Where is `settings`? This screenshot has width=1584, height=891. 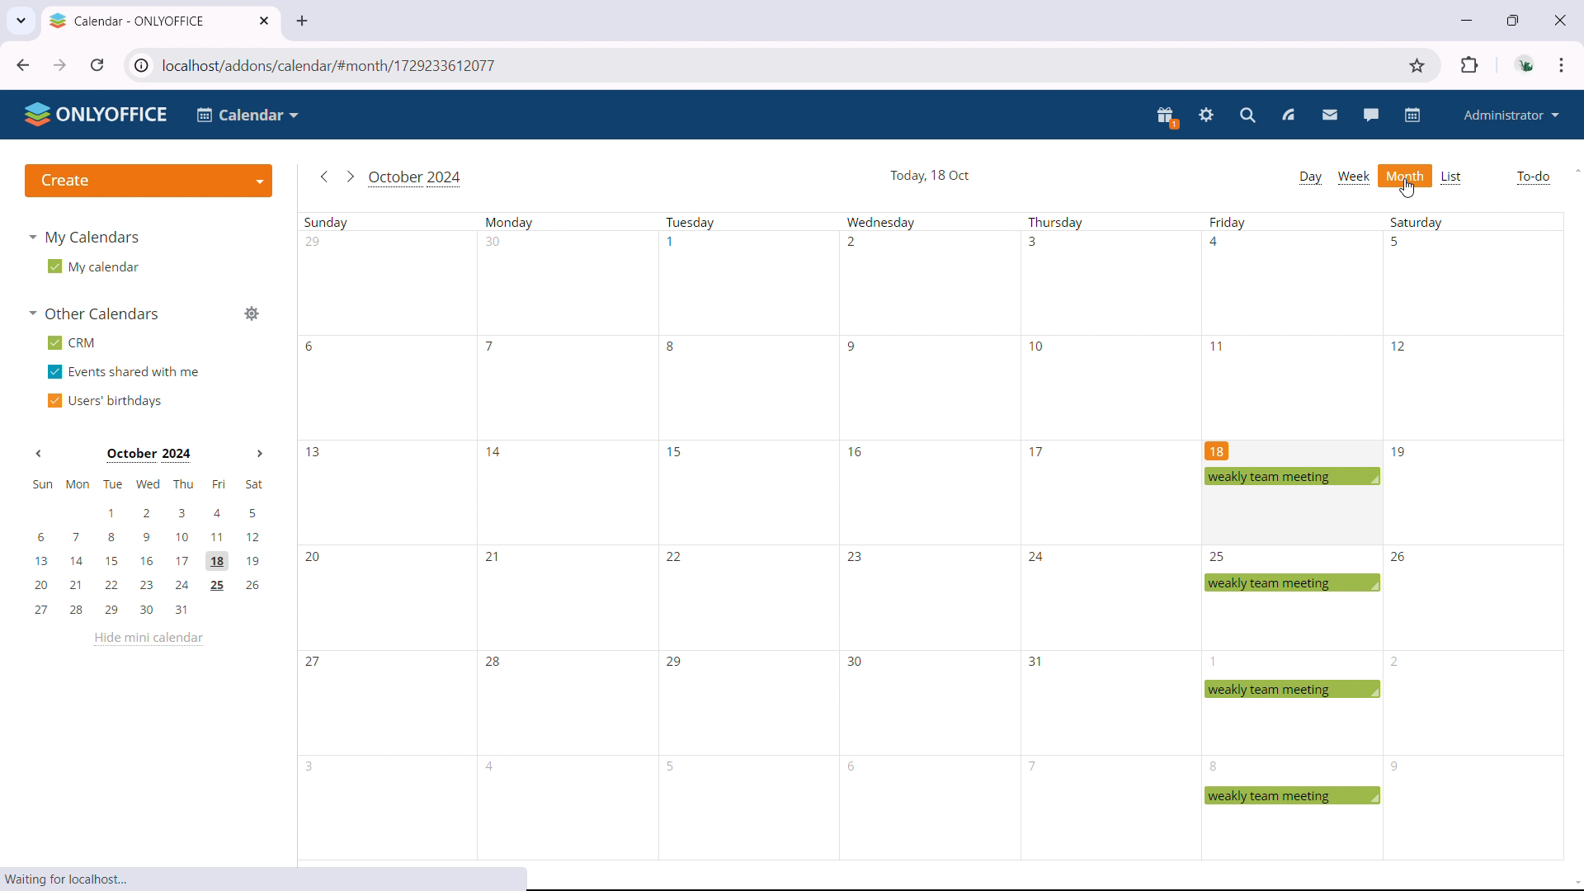 settings is located at coordinates (1204, 115).